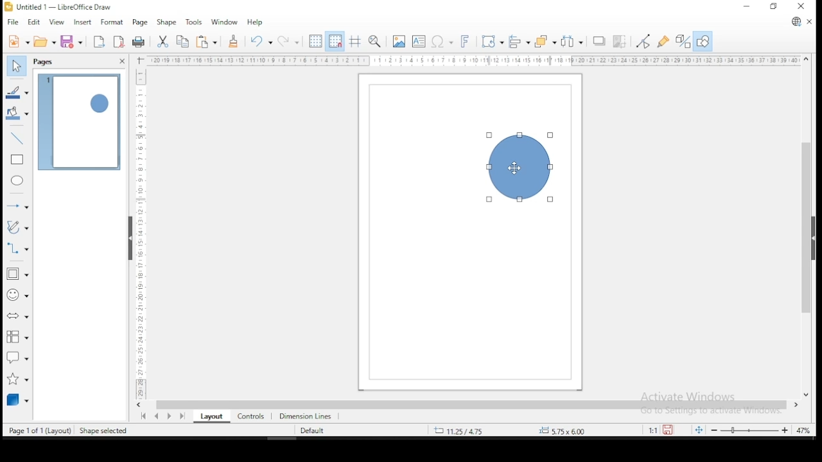  Describe the element at coordinates (312, 431) in the screenshot. I see `default` at that location.